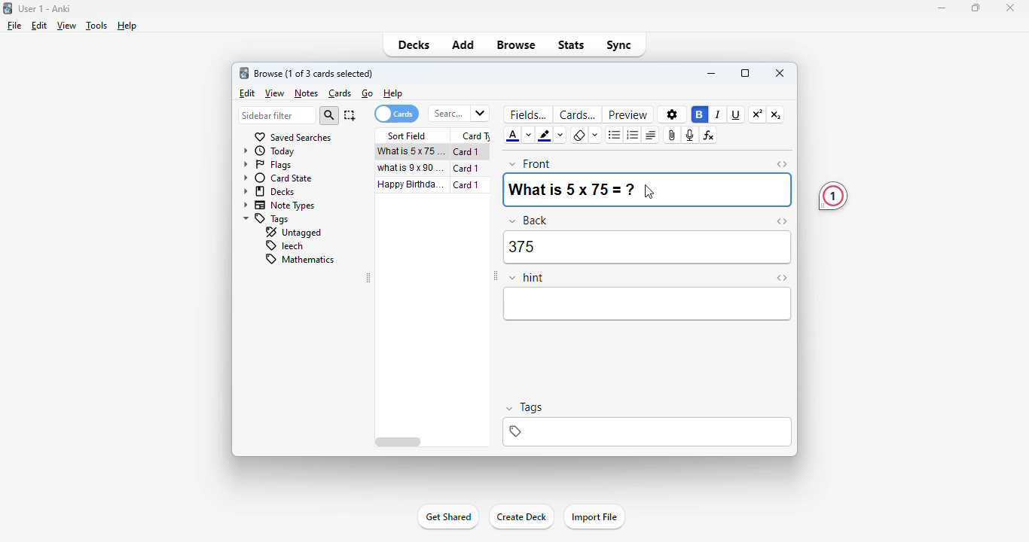 The width and height of the screenshot is (1029, 542). Describe the element at coordinates (647, 248) in the screenshot. I see `375` at that location.